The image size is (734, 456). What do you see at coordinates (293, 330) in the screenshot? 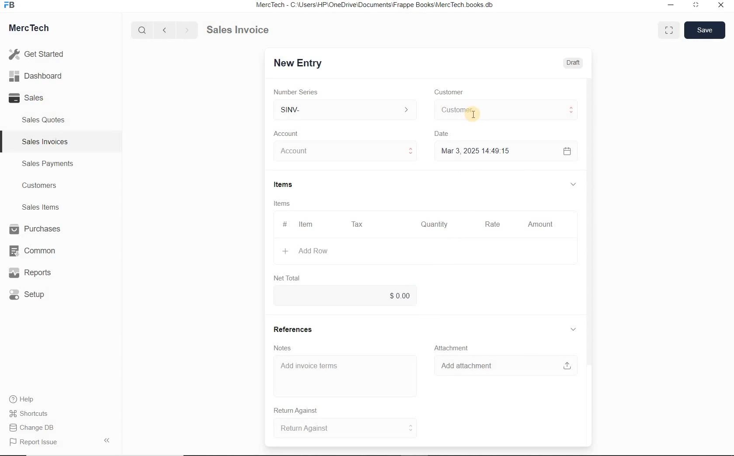
I see `References` at bounding box center [293, 330].